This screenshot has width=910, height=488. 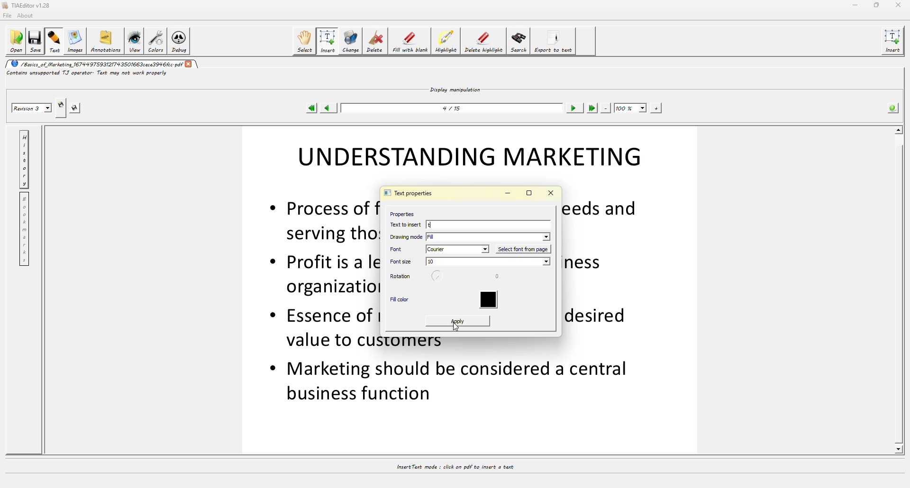 What do you see at coordinates (105, 42) in the screenshot?
I see `annotations` at bounding box center [105, 42].